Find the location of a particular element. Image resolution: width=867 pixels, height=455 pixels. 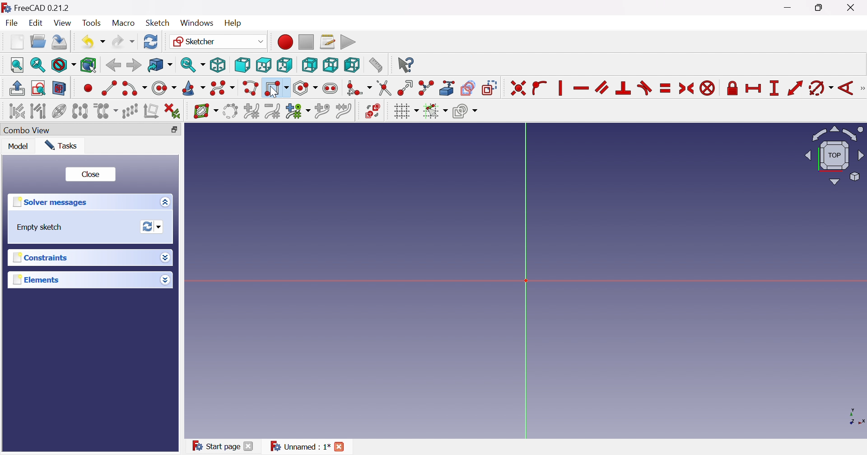

FreeCAD 0.21.2 is located at coordinates (35, 6).